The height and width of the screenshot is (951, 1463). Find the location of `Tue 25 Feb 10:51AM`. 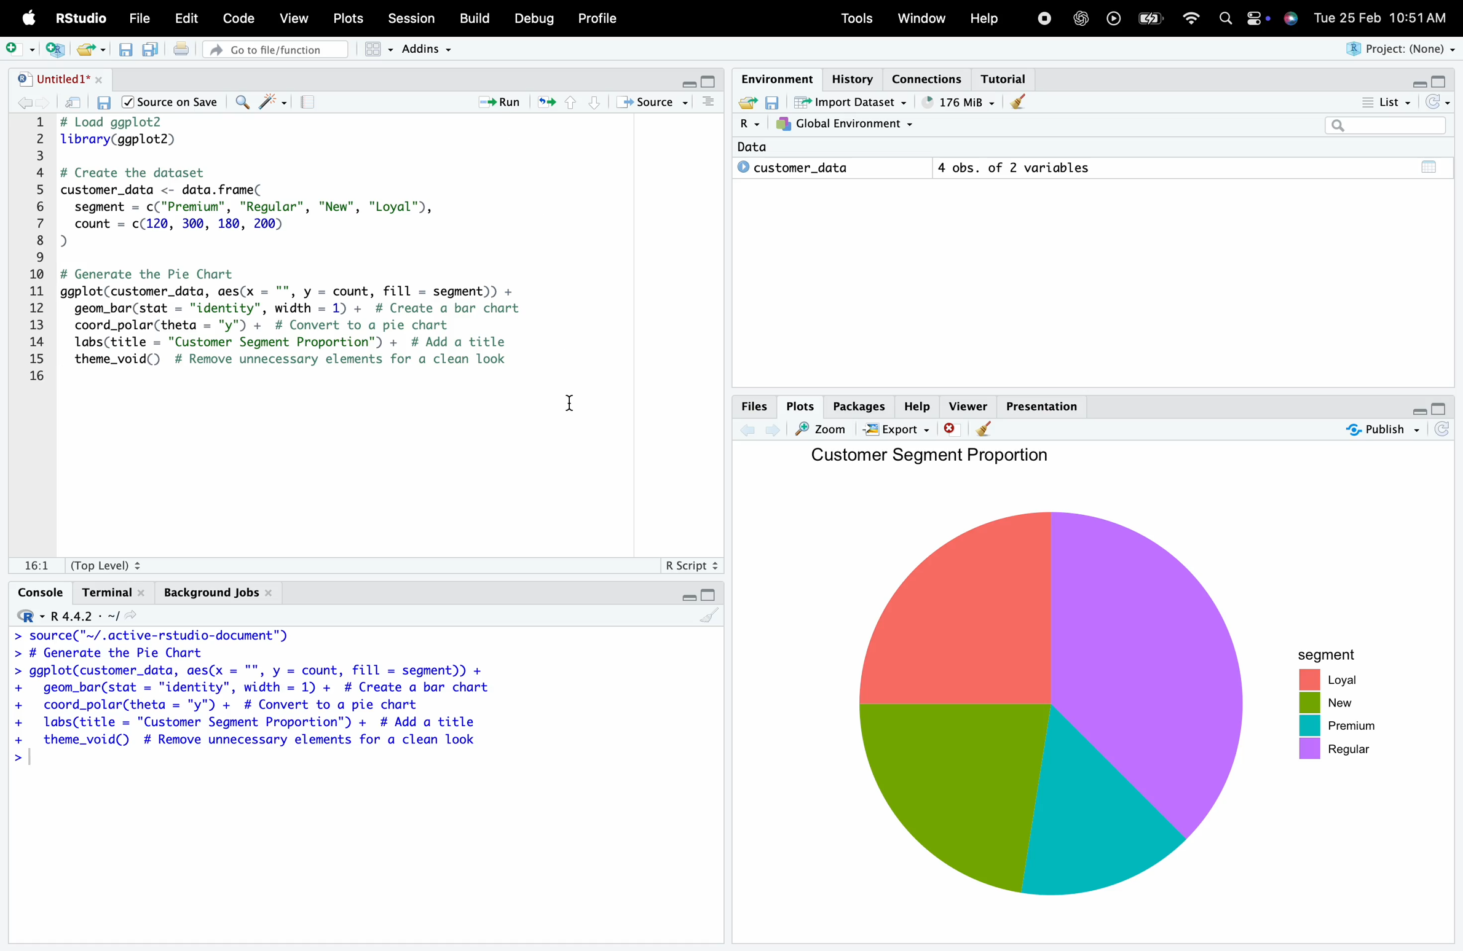

Tue 25 Feb 10:51AM is located at coordinates (1386, 17).